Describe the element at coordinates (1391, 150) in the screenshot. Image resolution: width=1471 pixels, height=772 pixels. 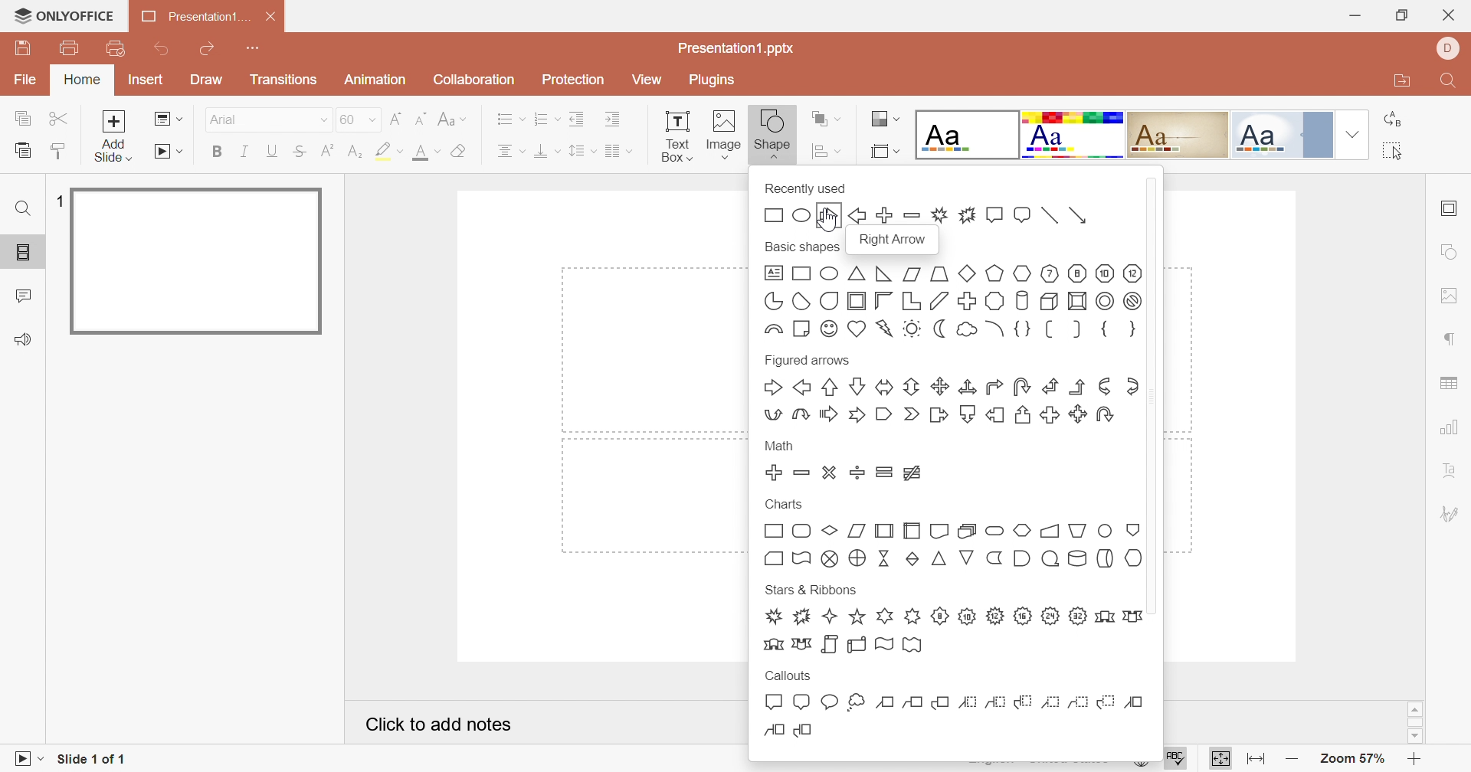
I see `Select all` at that location.